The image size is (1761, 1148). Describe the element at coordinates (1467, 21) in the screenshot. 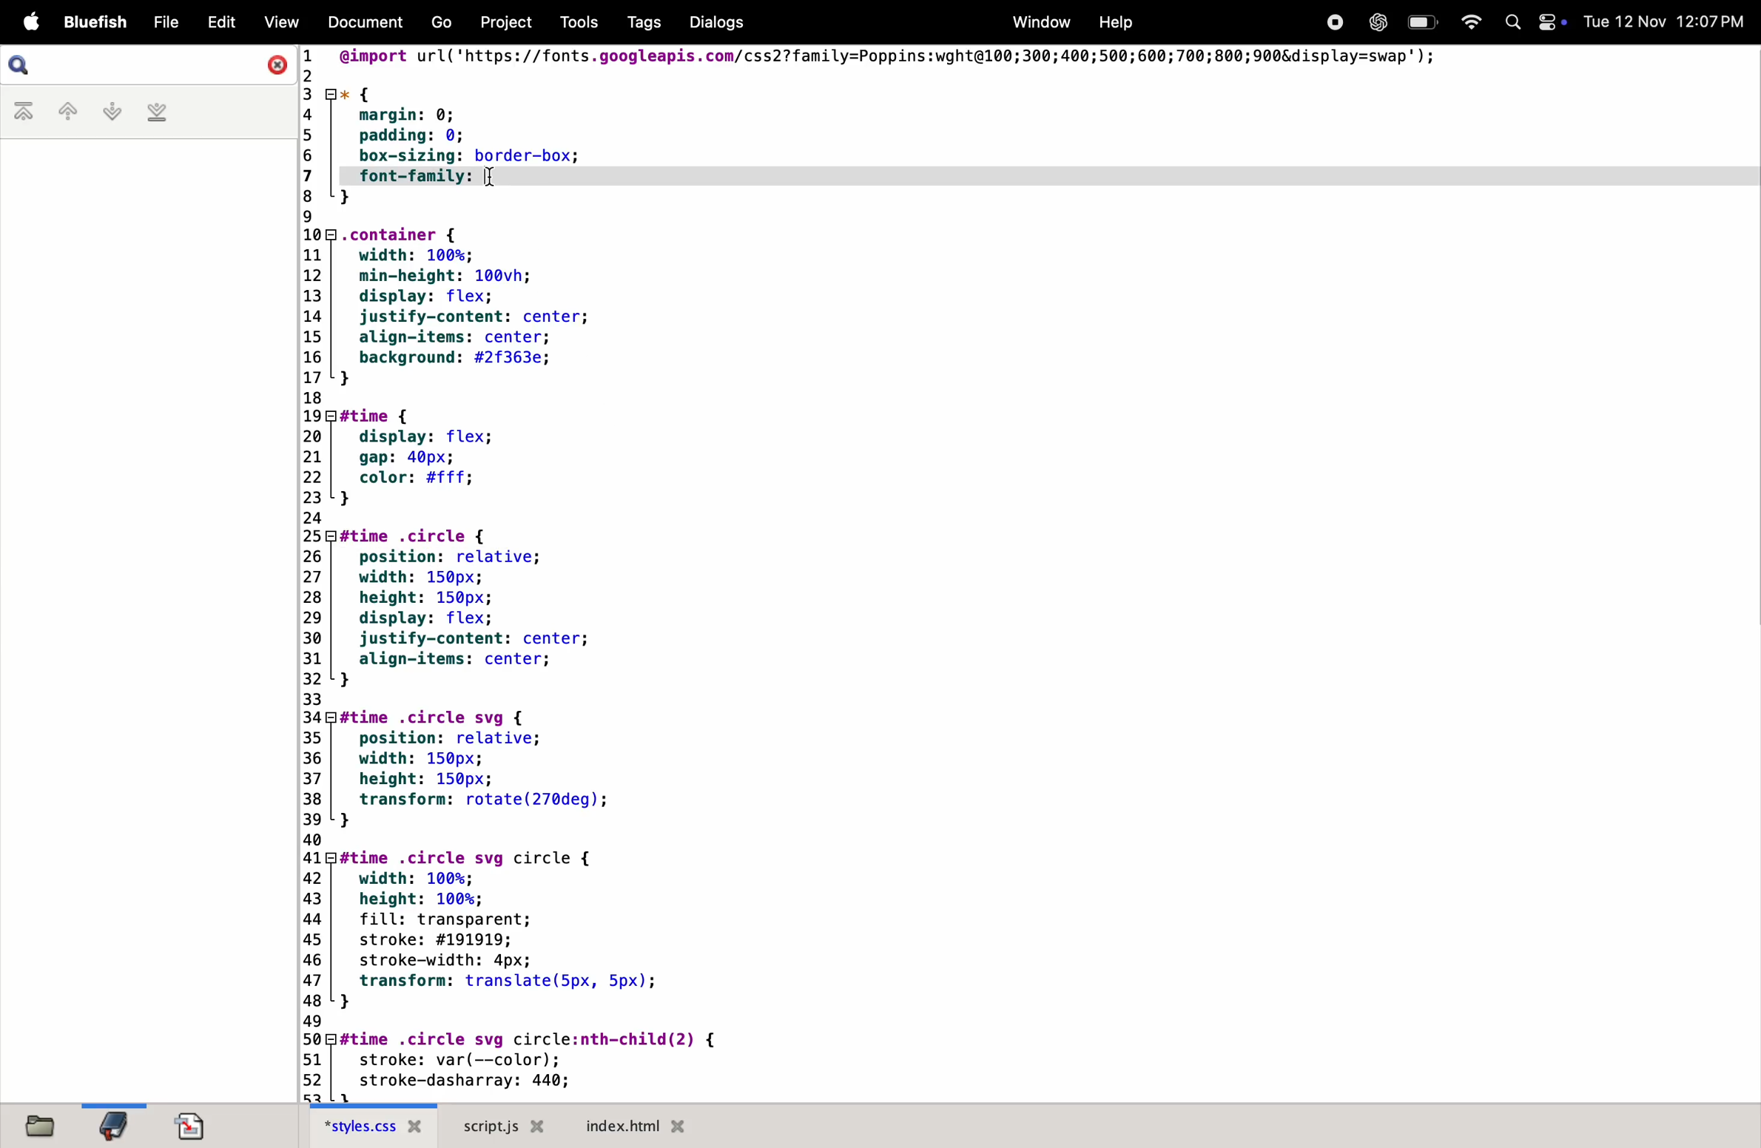

I see `wifi` at that location.